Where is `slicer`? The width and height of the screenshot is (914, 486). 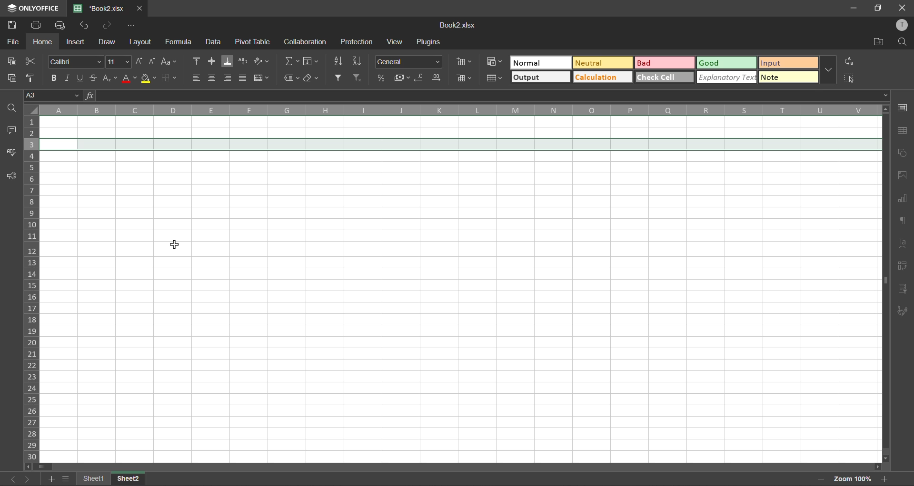 slicer is located at coordinates (904, 288).